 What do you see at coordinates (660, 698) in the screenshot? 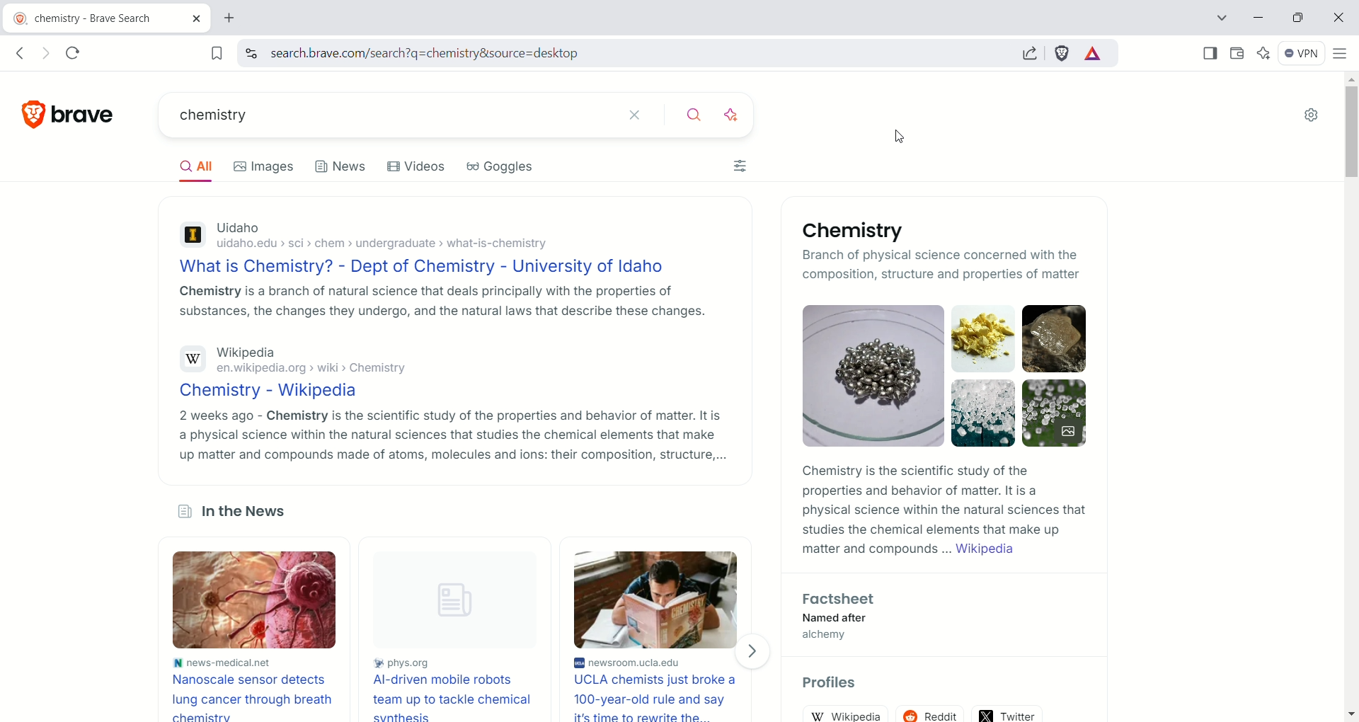
I see `UCLA chemists just broke a 100-year old rule and say it's time to rewrite the` at bounding box center [660, 698].